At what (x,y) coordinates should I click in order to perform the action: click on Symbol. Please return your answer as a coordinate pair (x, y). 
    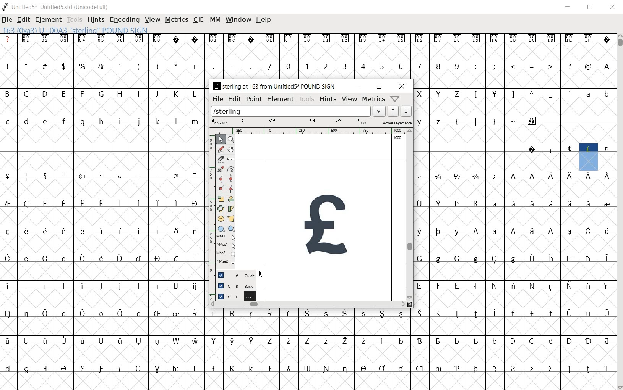
    Looking at the image, I should click on (175, 314).